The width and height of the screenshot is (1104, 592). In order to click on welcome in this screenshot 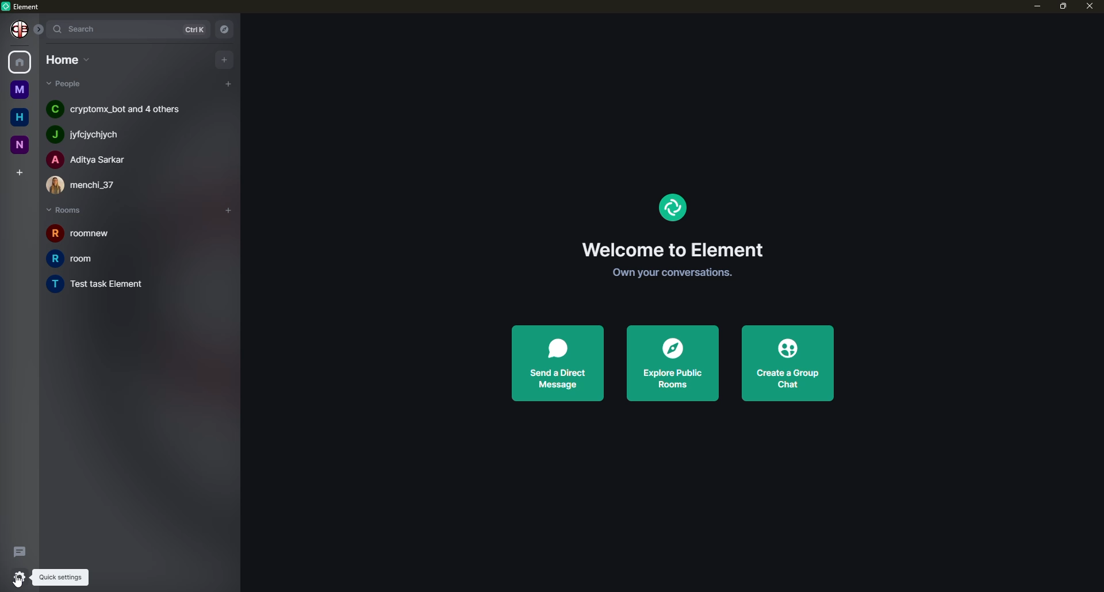, I will do `click(670, 249)`.